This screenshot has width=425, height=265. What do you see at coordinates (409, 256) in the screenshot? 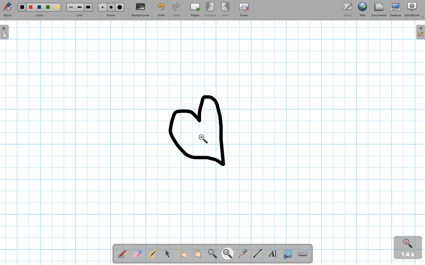
I see `1.4x zoom` at bounding box center [409, 256].